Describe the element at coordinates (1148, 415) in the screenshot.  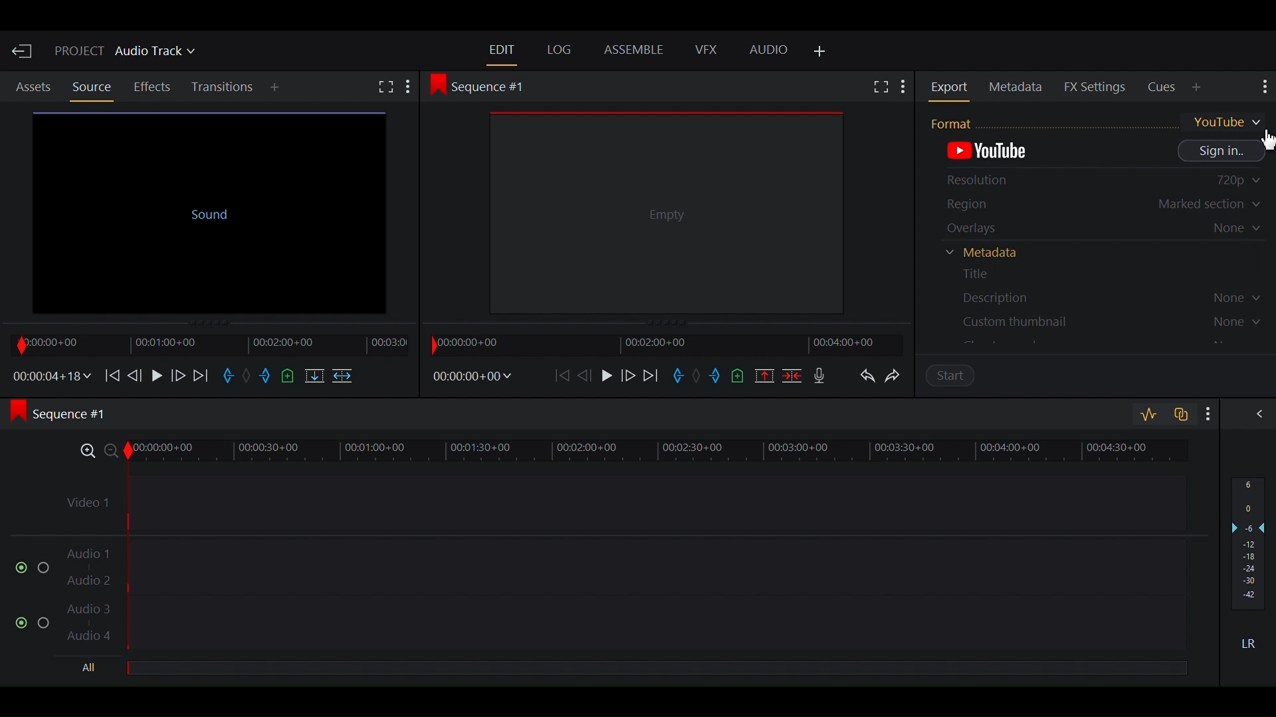
I see `Toggle audio editing levels` at that location.